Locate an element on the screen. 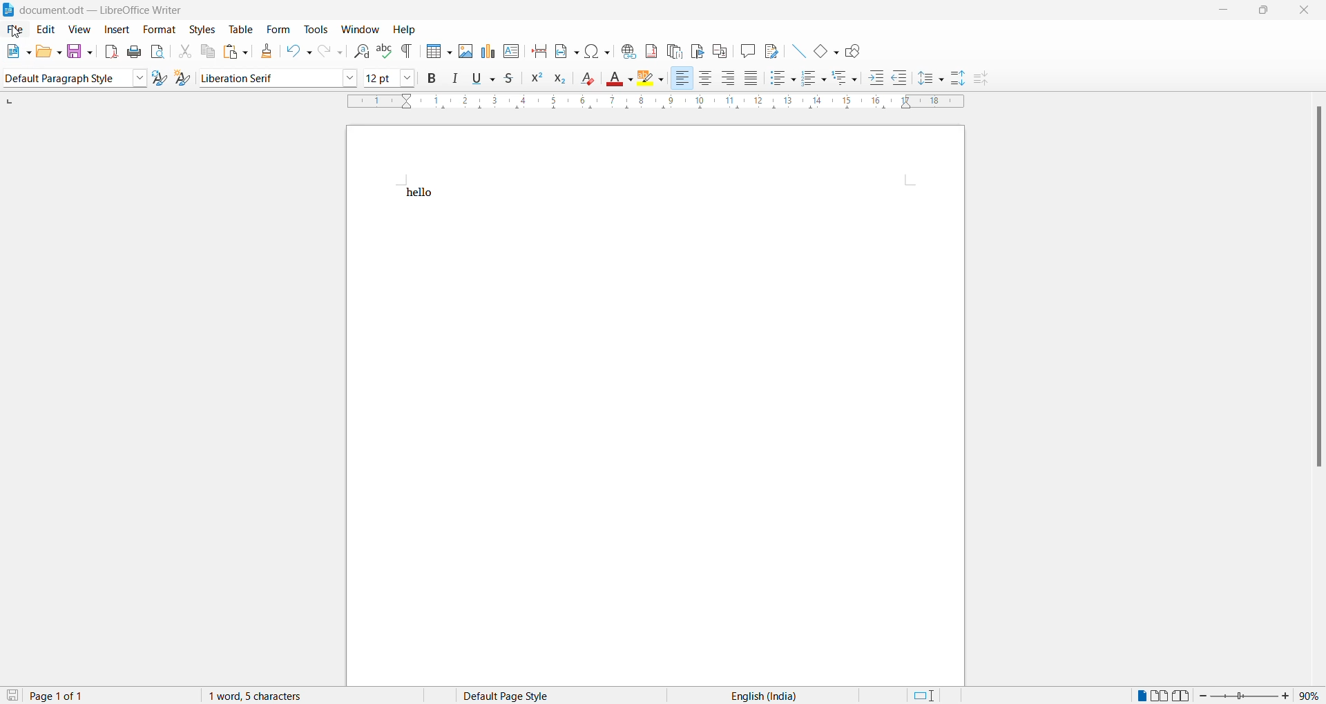  Decrease paragraph space is located at coordinates (985, 79).